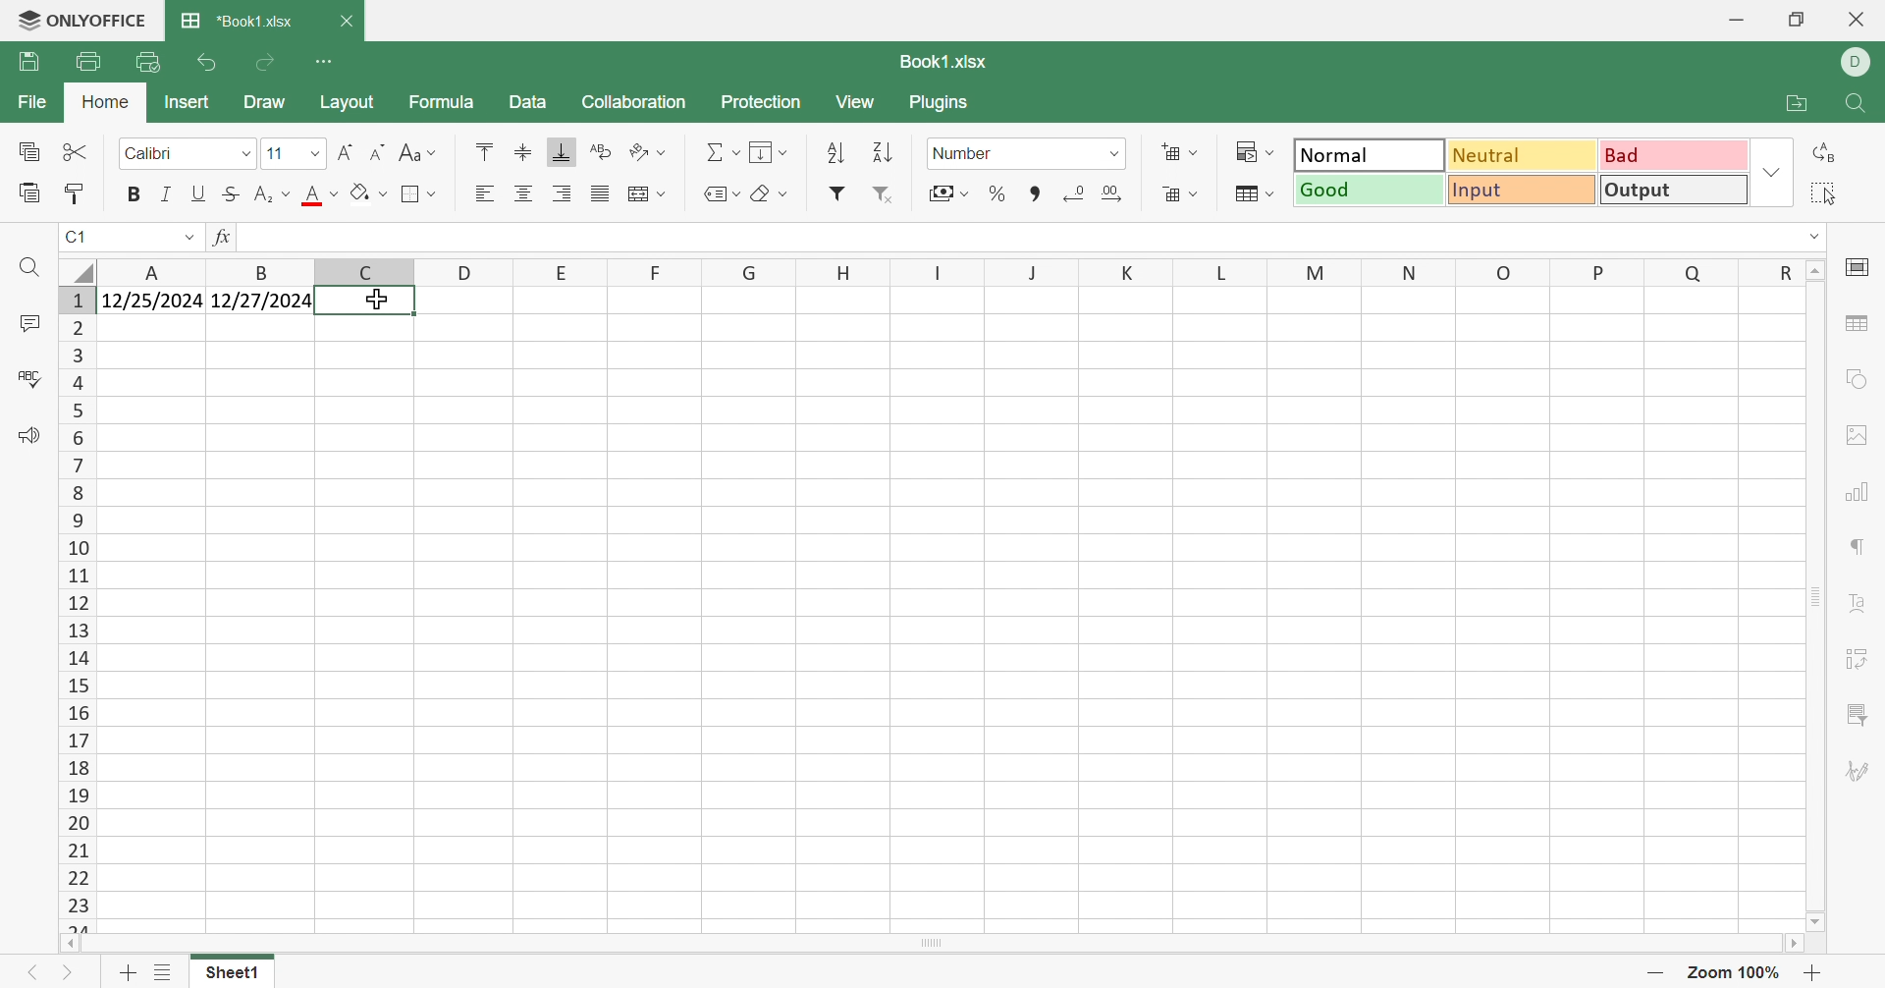 The height and width of the screenshot is (988, 1885). Describe the element at coordinates (835, 152) in the screenshot. I see `Ascending order` at that location.